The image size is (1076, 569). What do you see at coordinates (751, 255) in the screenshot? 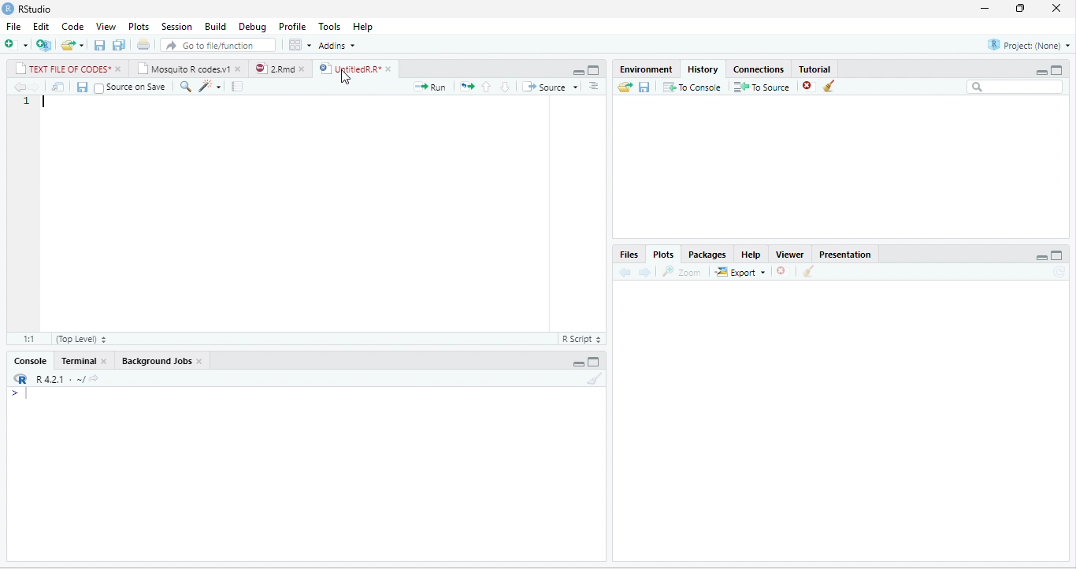
I see `Help` at bounding box center [751, 255].